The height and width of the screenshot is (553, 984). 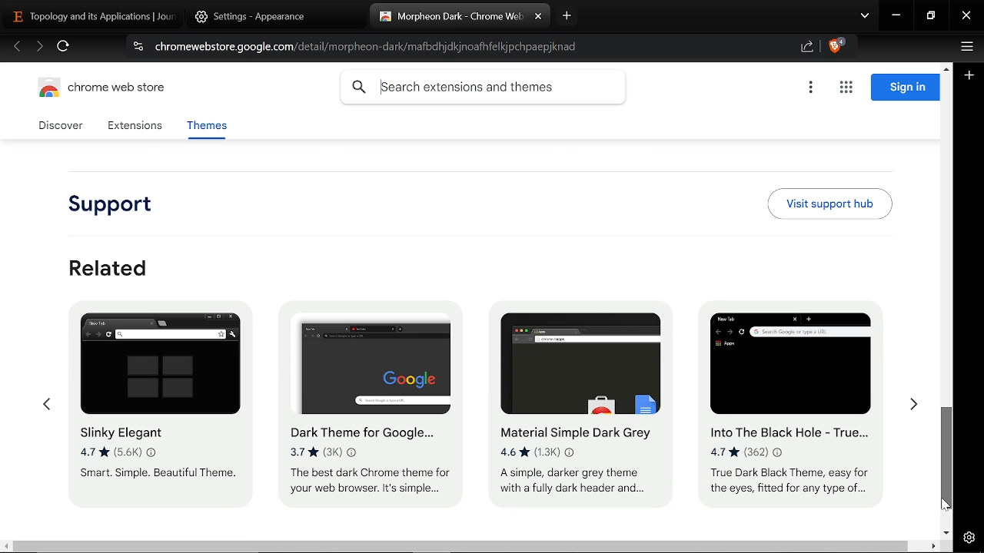 I want to click on Material Simple Dark Grey theme, so click(x=574, y=399).